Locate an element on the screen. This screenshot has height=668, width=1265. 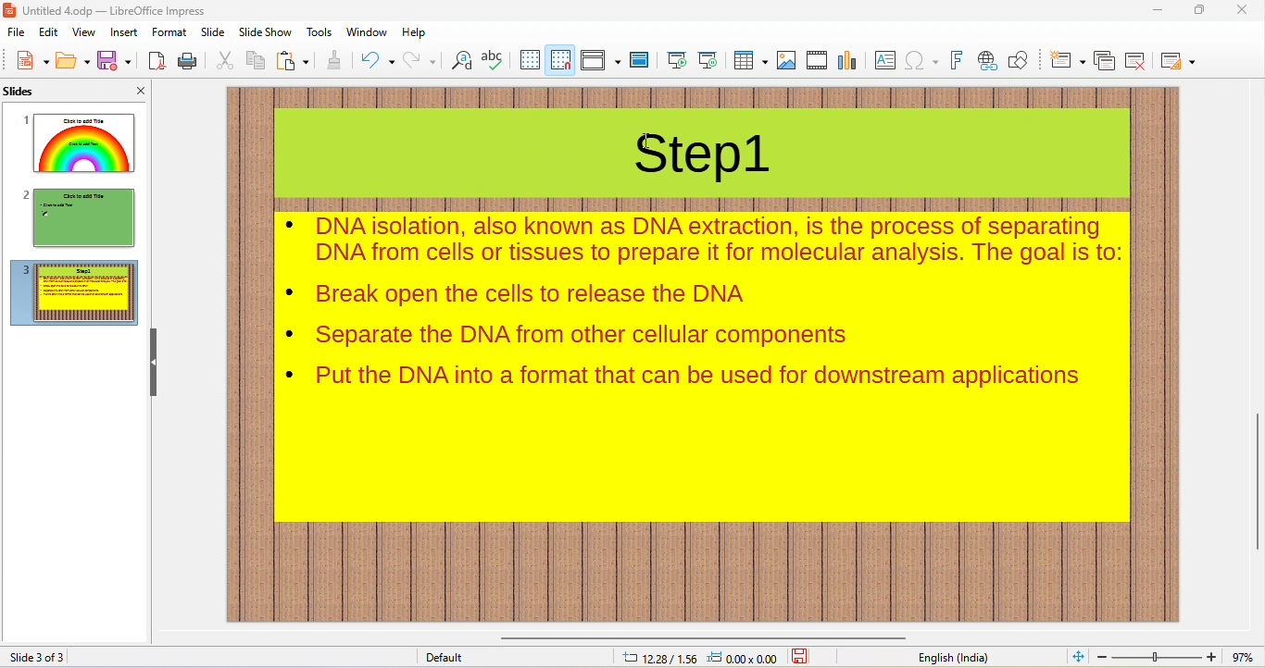
save is located at coordinates (115, 62).